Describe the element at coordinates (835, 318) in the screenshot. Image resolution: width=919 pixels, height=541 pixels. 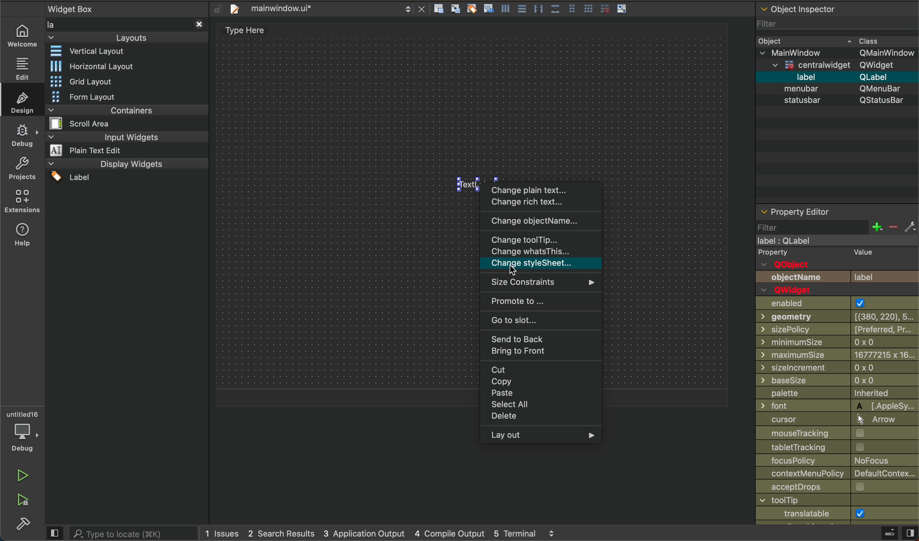
I see `` at that location.